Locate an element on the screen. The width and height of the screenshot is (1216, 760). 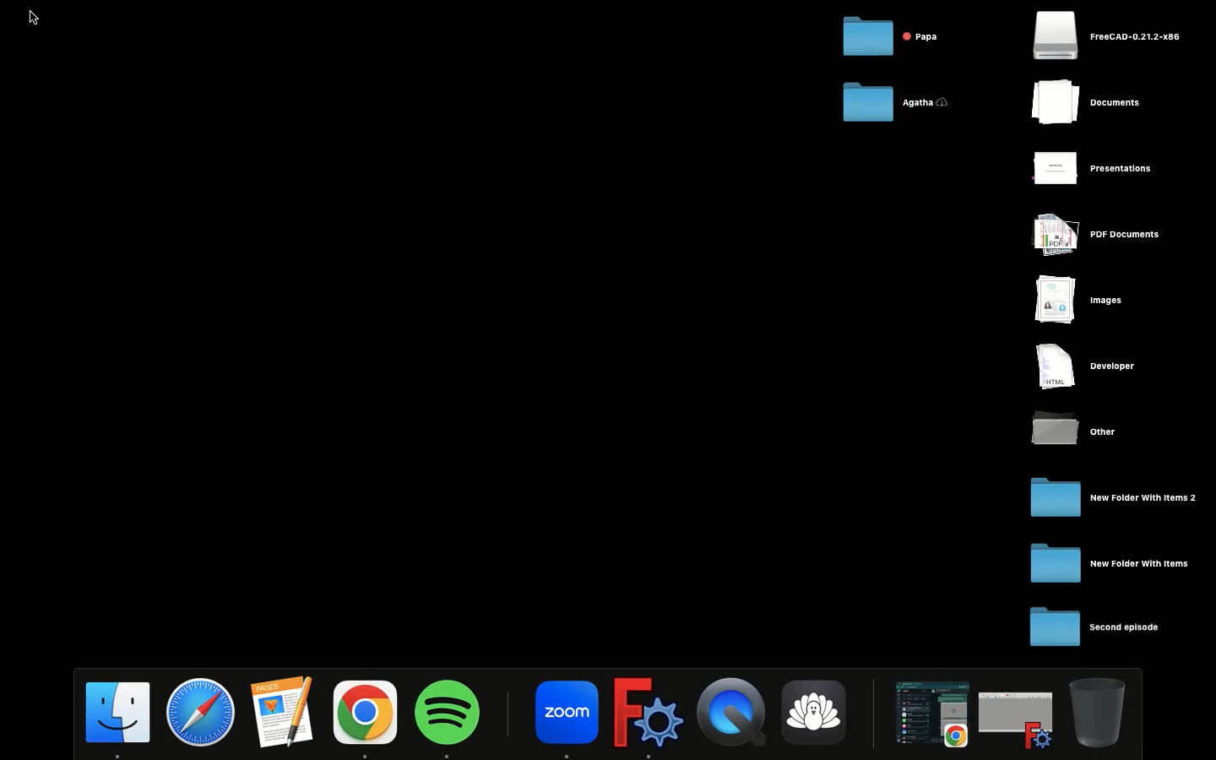
Video player is located at coordinates (736, 712).